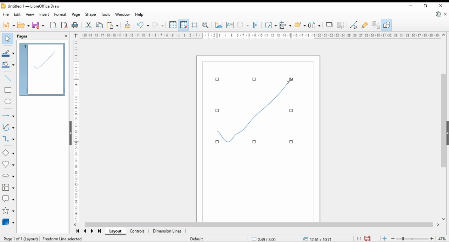 The width and height of the screenshot is (449, 242). Describe the element at coordinates (266, 239) in the screenshot. I see `-20.82/7.89` at that location.